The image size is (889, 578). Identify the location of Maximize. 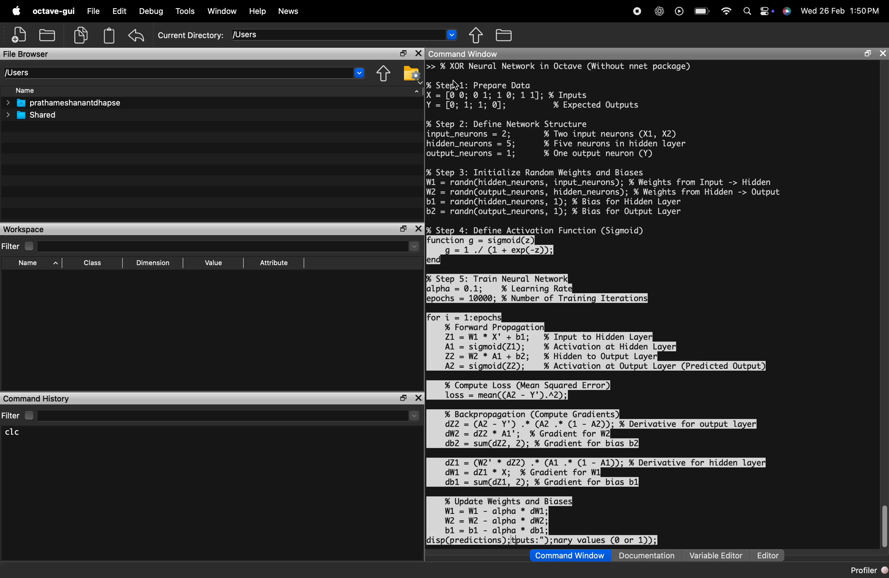
(866, 54).